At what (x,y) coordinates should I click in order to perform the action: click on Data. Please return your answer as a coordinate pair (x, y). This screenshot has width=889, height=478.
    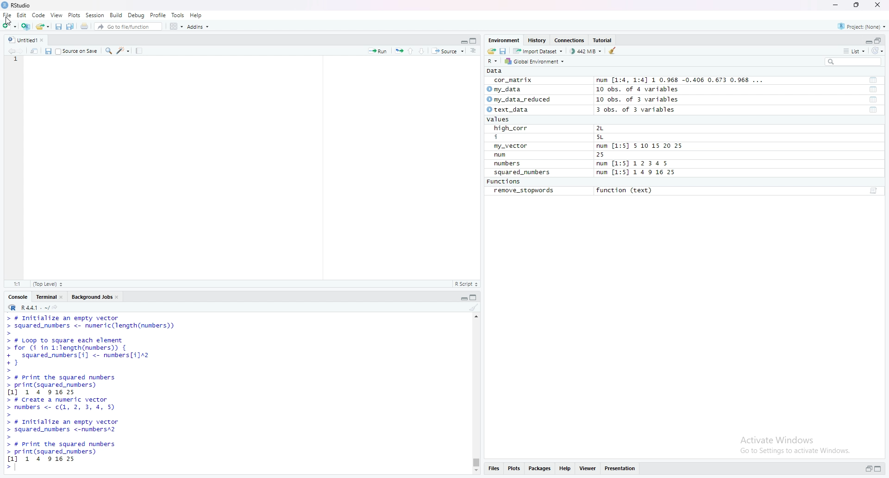
    Looking at the image, I should click on (493, 71).